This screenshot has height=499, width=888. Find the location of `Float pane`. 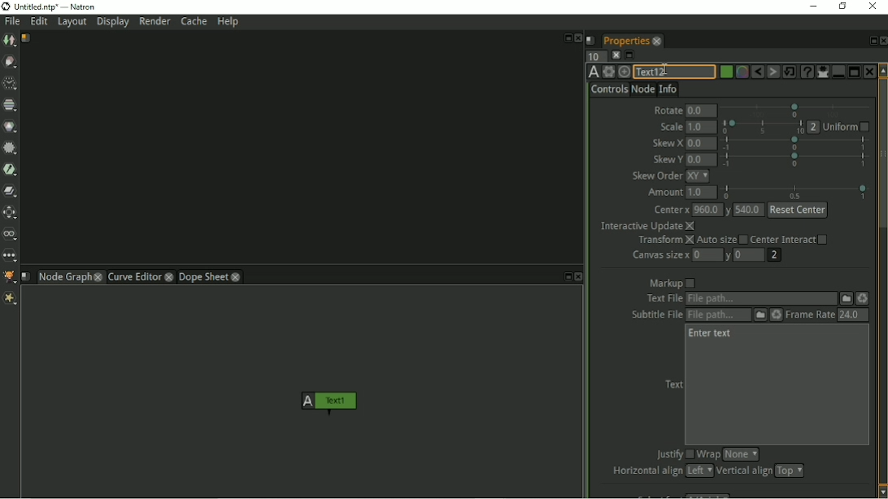

Float pane is located at coordinates (871, 41).